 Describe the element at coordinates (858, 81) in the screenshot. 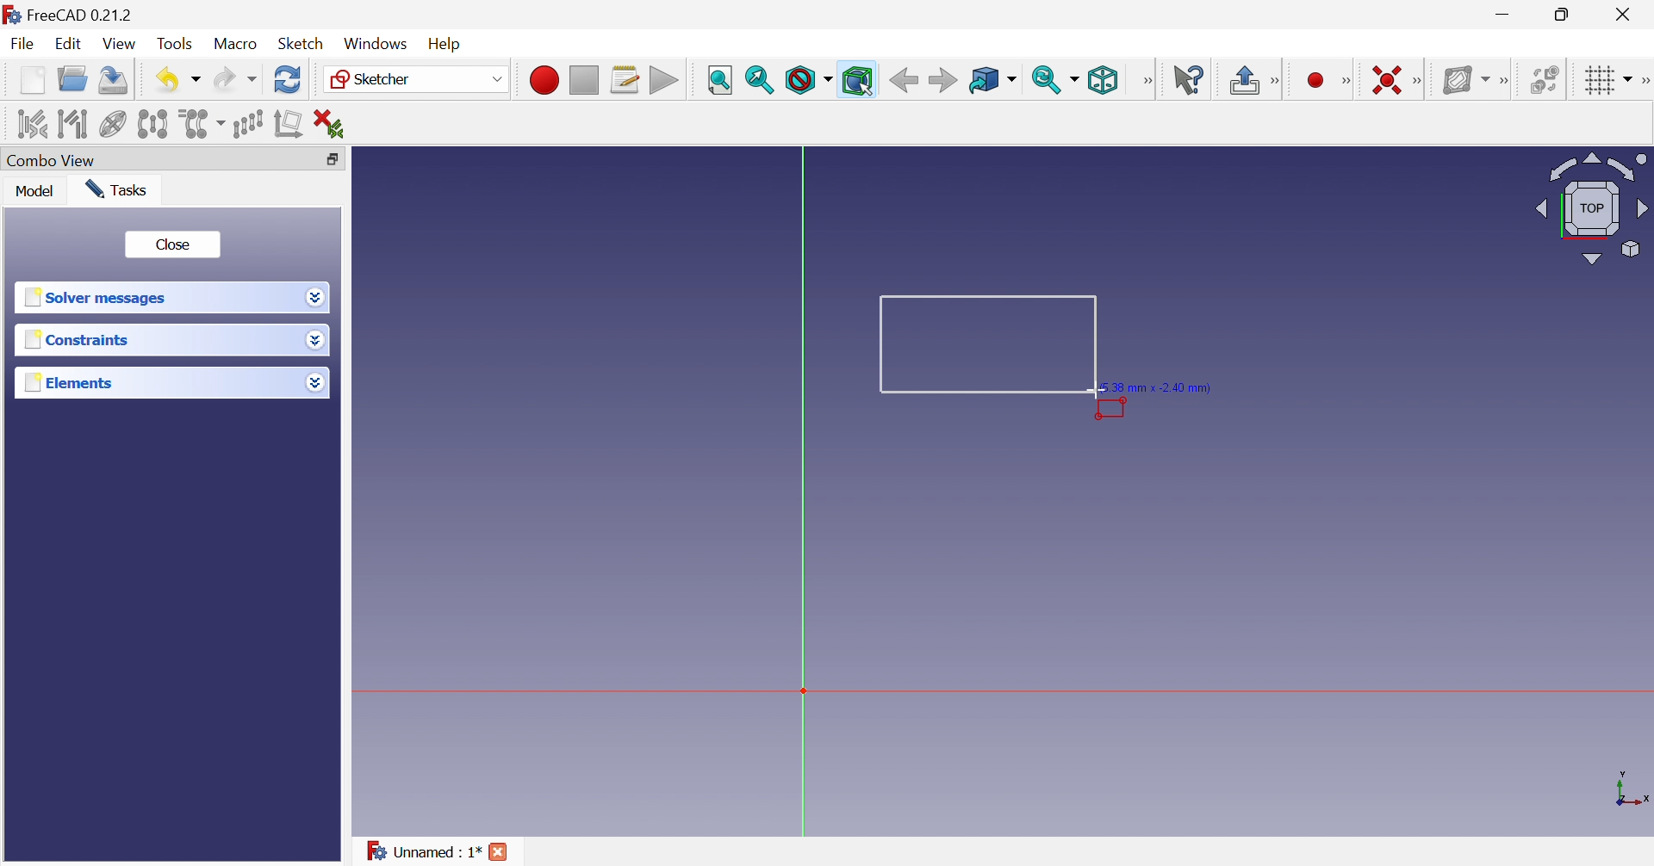

I see `Bounding box` at that location.